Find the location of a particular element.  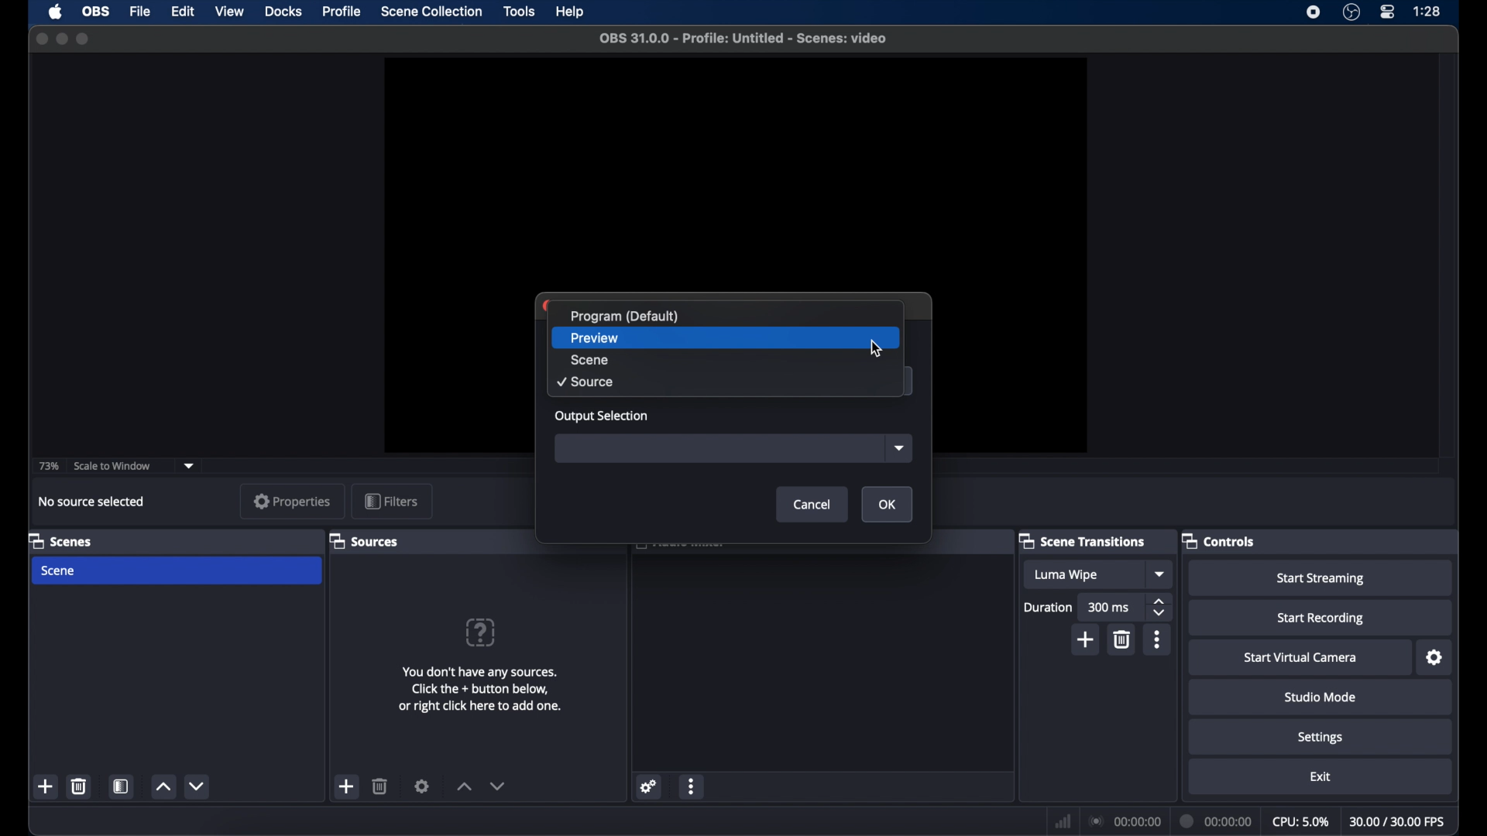

luma wipe is located at coordinates (1084, 574).